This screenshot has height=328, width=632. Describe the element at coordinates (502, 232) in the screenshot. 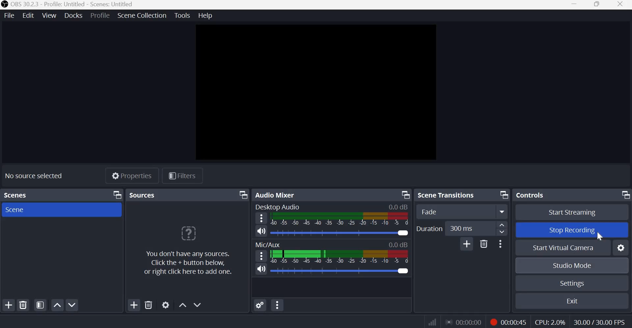

I see `Decrease` at that location.